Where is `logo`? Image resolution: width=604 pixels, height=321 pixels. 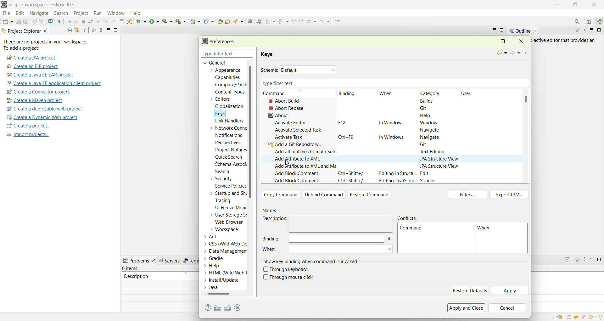
logo is located at coordinates (4, 5).